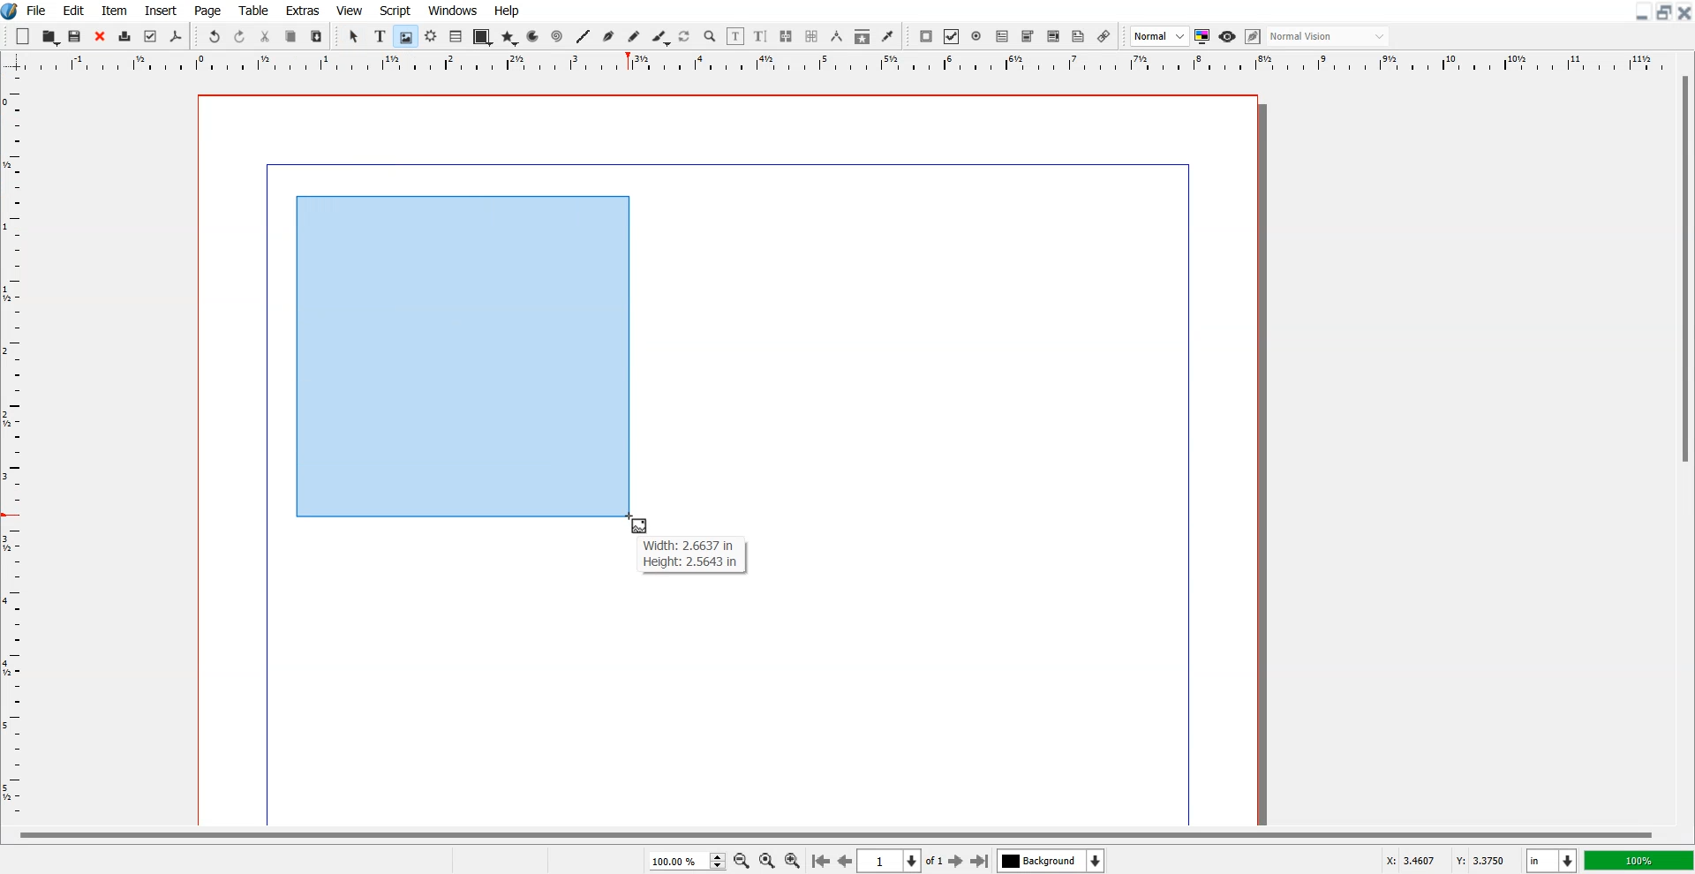 This screenshot has width=1695, height=874. What do you see at coordinates (741, 860) in the screenshot?
I see `Zoom Out` at bounding box center [741, 860].